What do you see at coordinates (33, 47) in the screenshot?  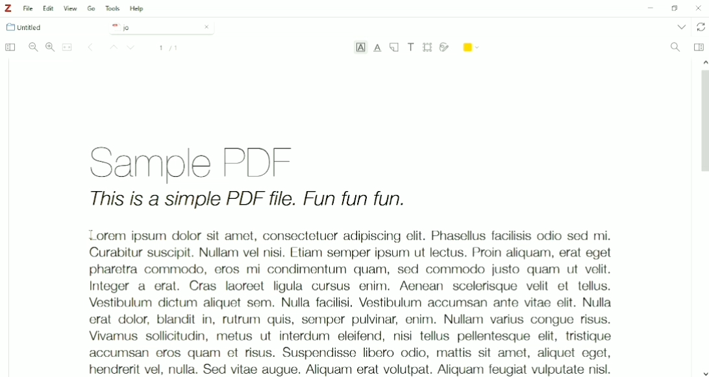 I see `Zoom Out` at bounding box center [33, 47].